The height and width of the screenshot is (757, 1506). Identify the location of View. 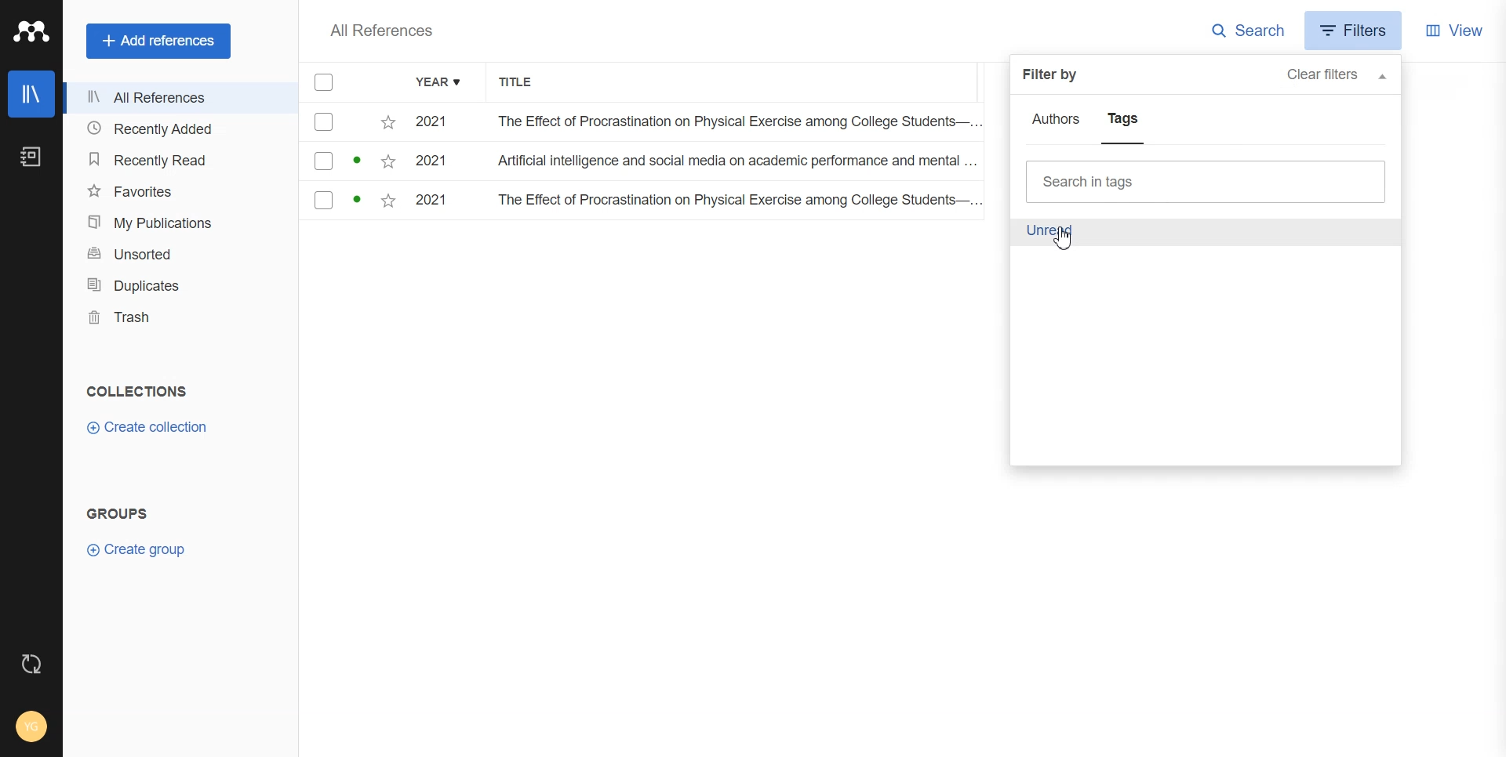
(1455, 29).